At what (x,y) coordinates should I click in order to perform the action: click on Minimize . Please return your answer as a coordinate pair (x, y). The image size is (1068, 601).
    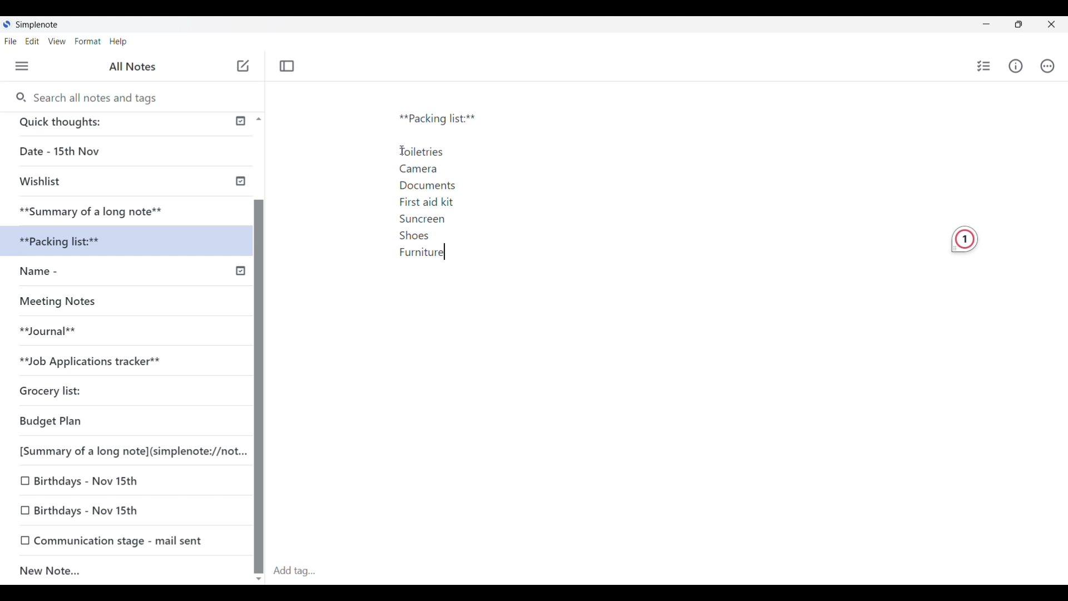
    Looking at the image, I should click on (986, 24).